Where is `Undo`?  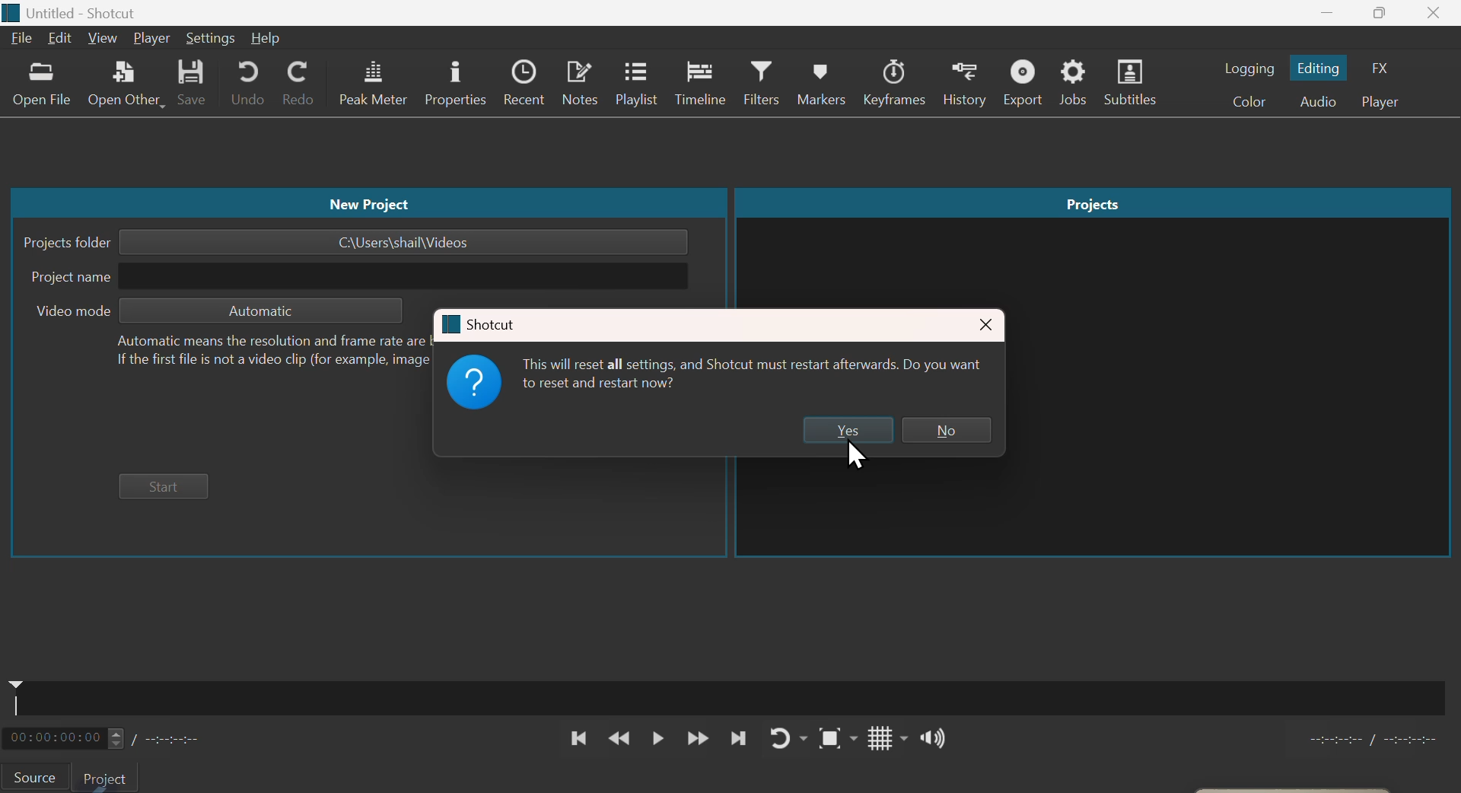 Undo is located at coordinates (249, 86).